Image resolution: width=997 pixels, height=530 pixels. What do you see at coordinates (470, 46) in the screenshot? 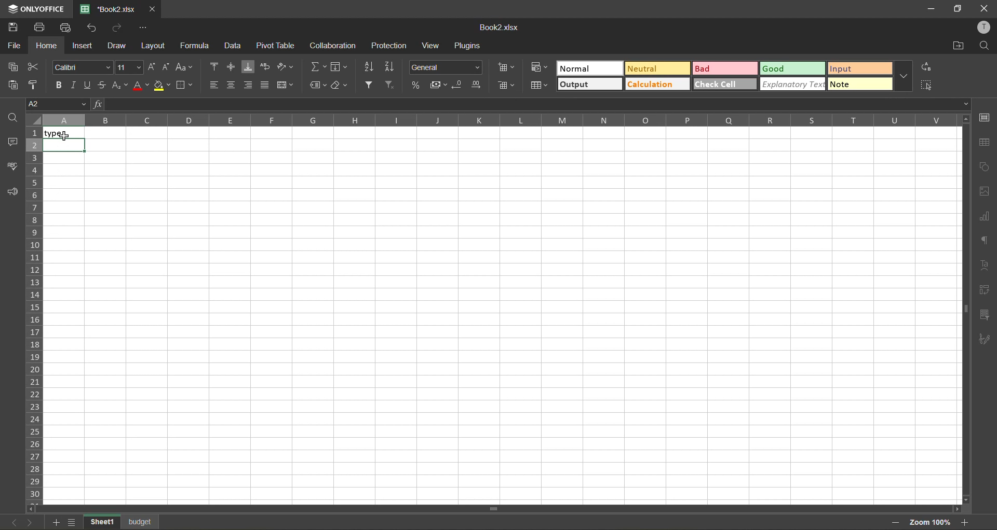
I see `plugins` at bounding box center [470, 46].